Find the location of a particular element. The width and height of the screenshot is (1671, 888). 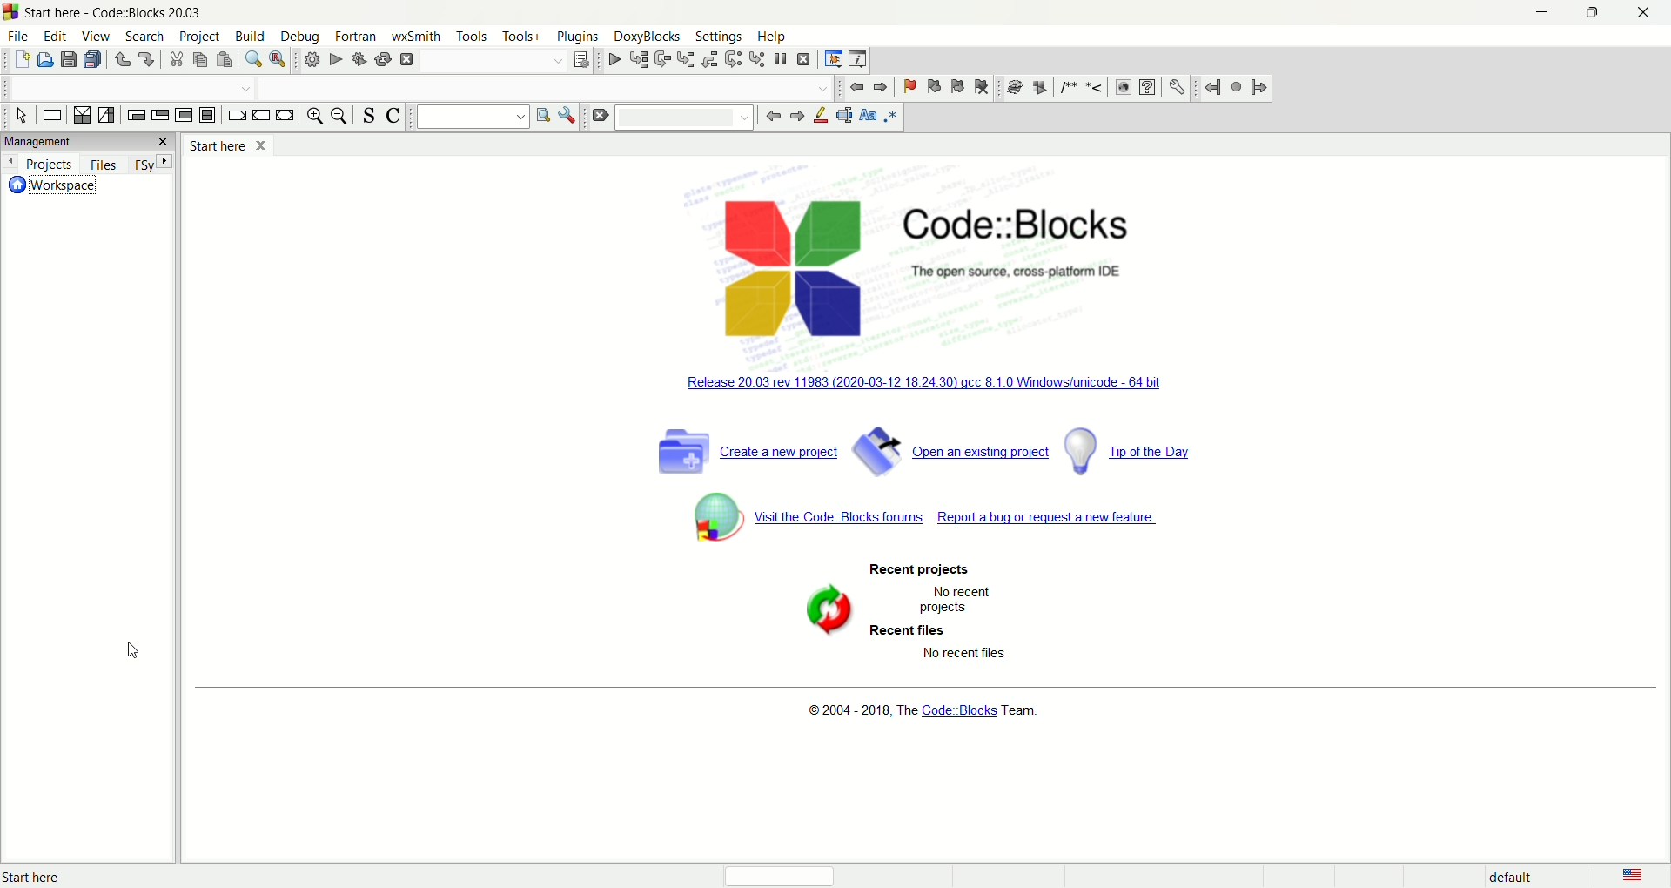

text search is located at coordinates (473, 117).